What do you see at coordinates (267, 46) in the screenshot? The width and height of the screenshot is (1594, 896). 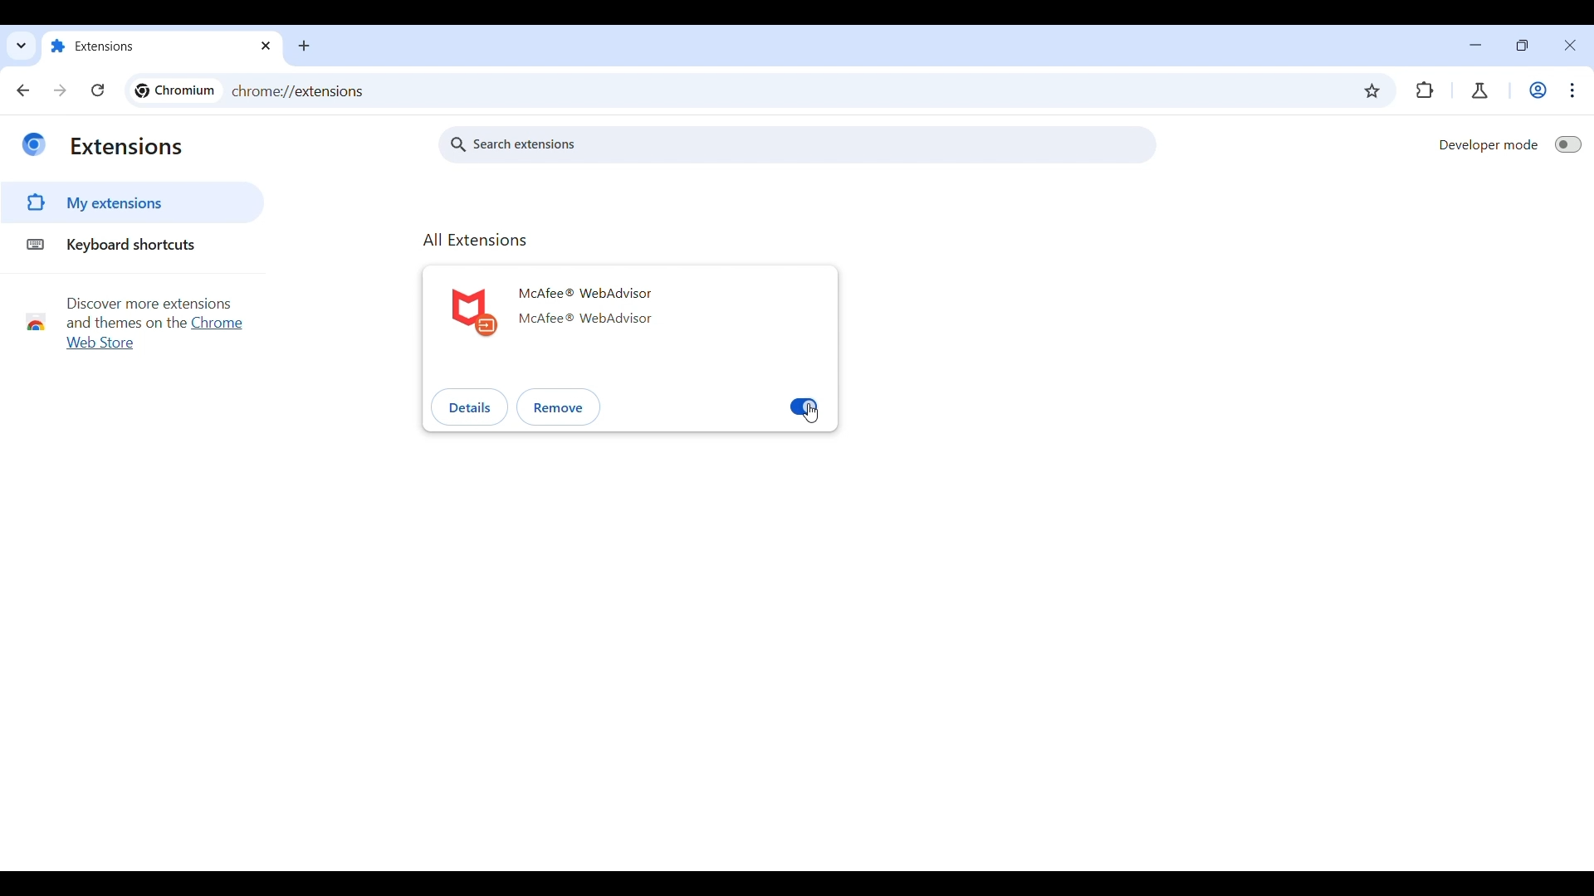 I see `Close tab` at bounding box center [267, 46].